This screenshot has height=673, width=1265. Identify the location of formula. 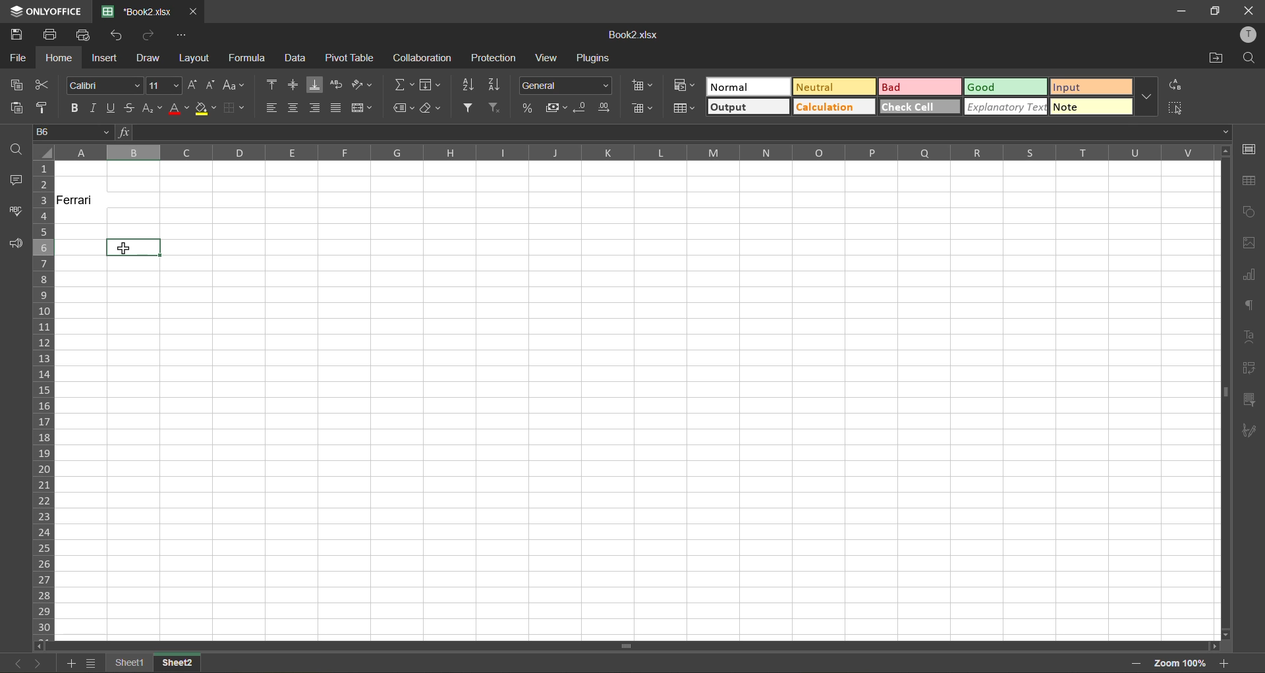
(250, 58).